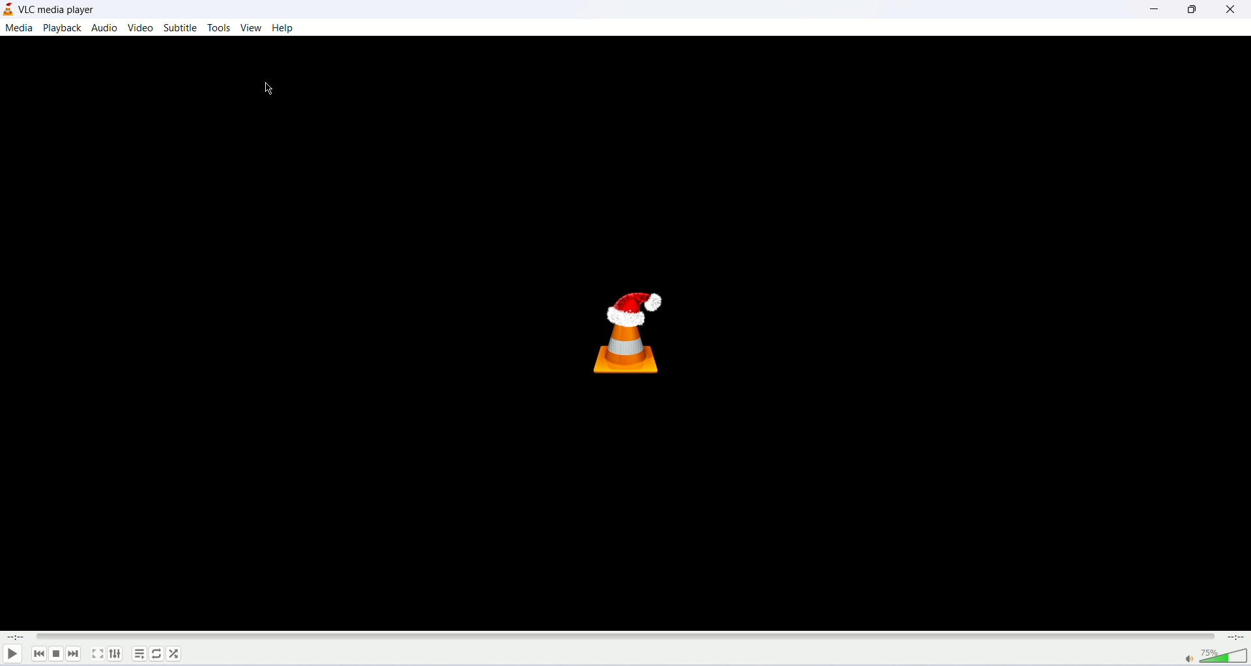 This screenshot has height=666, width=1251. Describe the element at coordinates (182, 28) in the screenshot. I see `subtitle` at that location.